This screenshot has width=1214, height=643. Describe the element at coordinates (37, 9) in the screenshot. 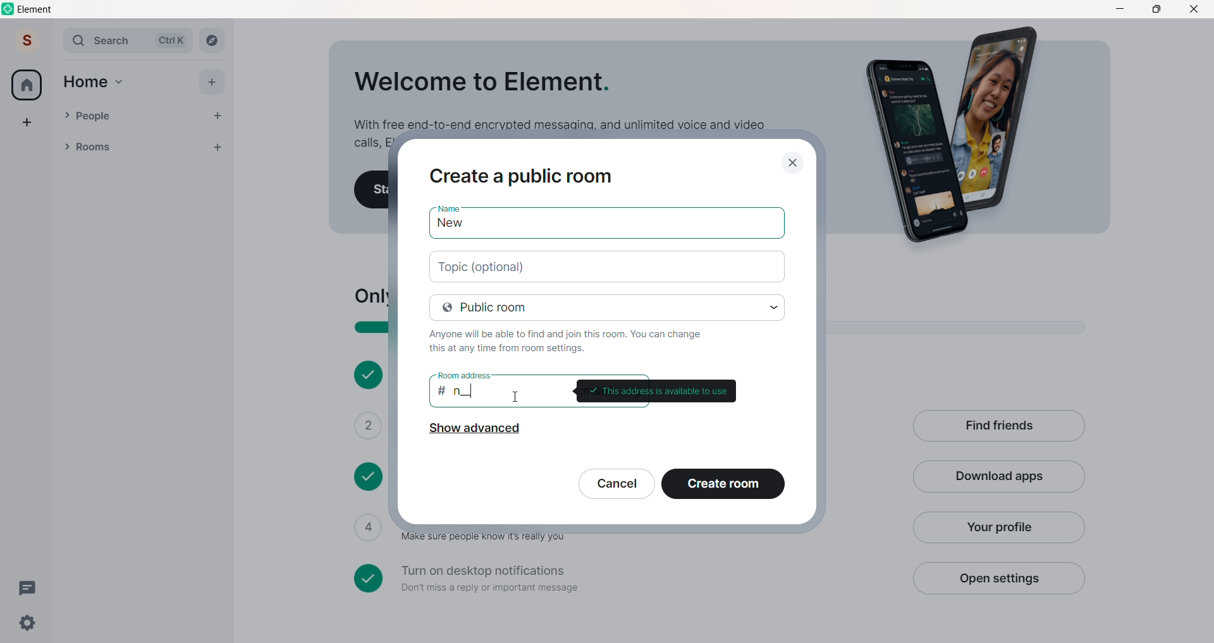

I see `Element` at that location.